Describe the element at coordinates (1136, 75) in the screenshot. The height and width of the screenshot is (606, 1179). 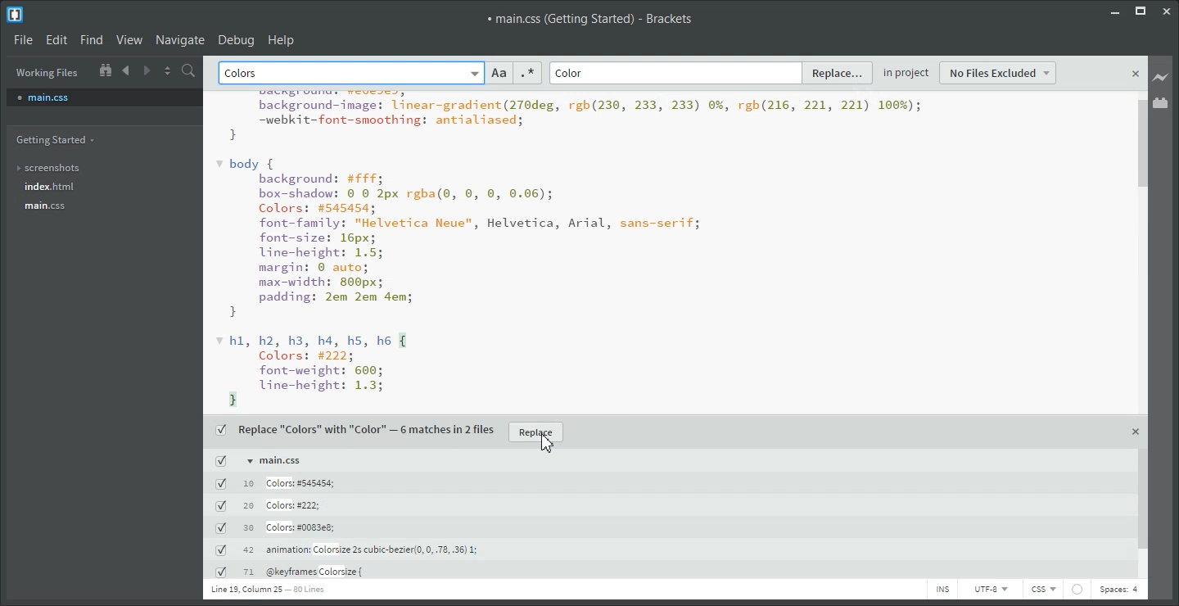
I see `Close` at that location.